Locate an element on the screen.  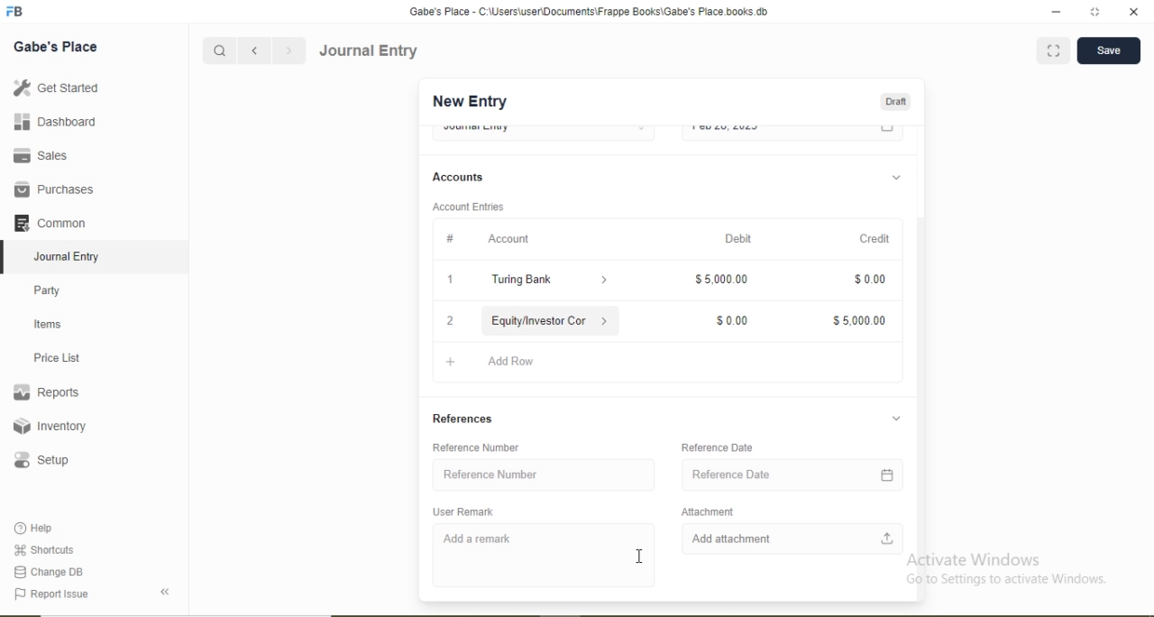
Dropdown is located at coordinates (896, 419).